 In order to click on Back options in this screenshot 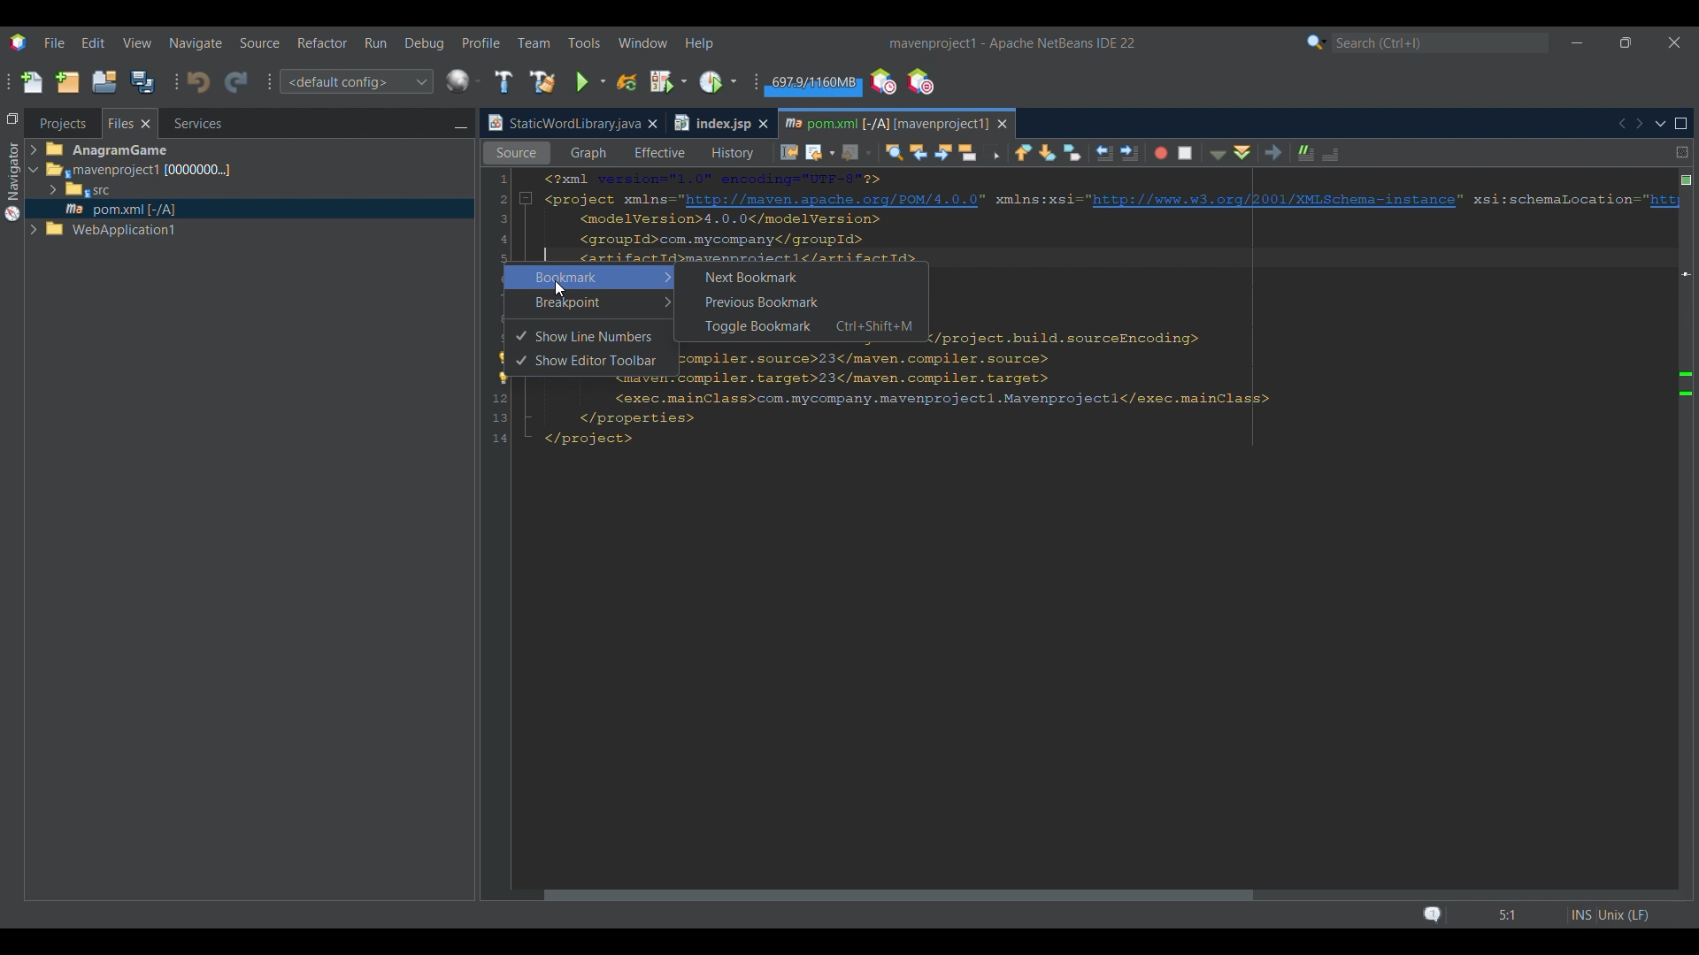, I will do `click(816, 152)`.